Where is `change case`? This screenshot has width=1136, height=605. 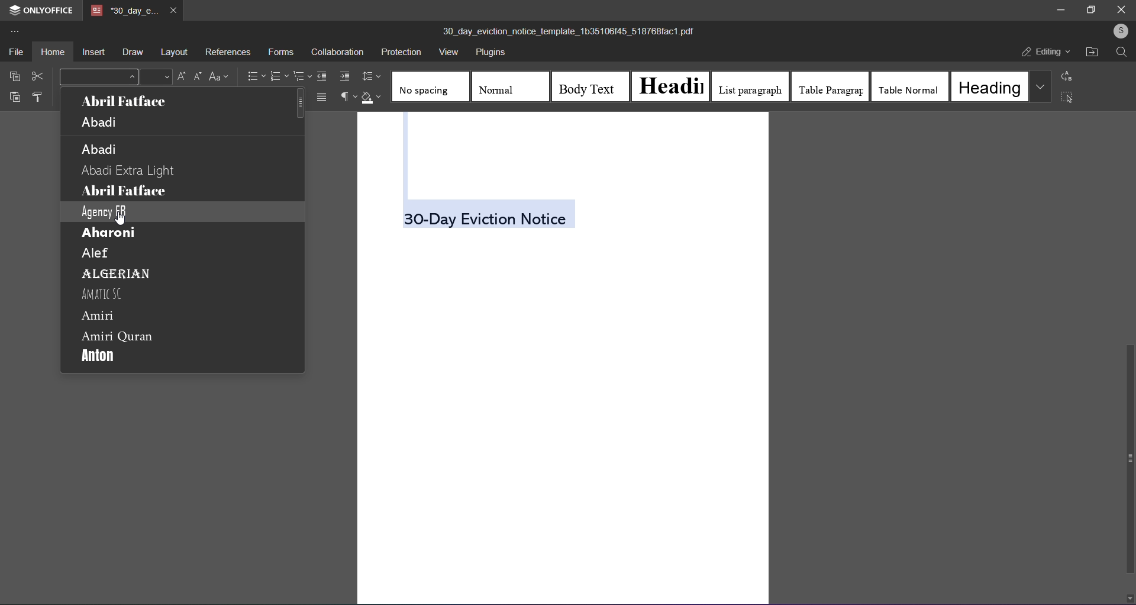 change case is located at coordinates (220, 76).